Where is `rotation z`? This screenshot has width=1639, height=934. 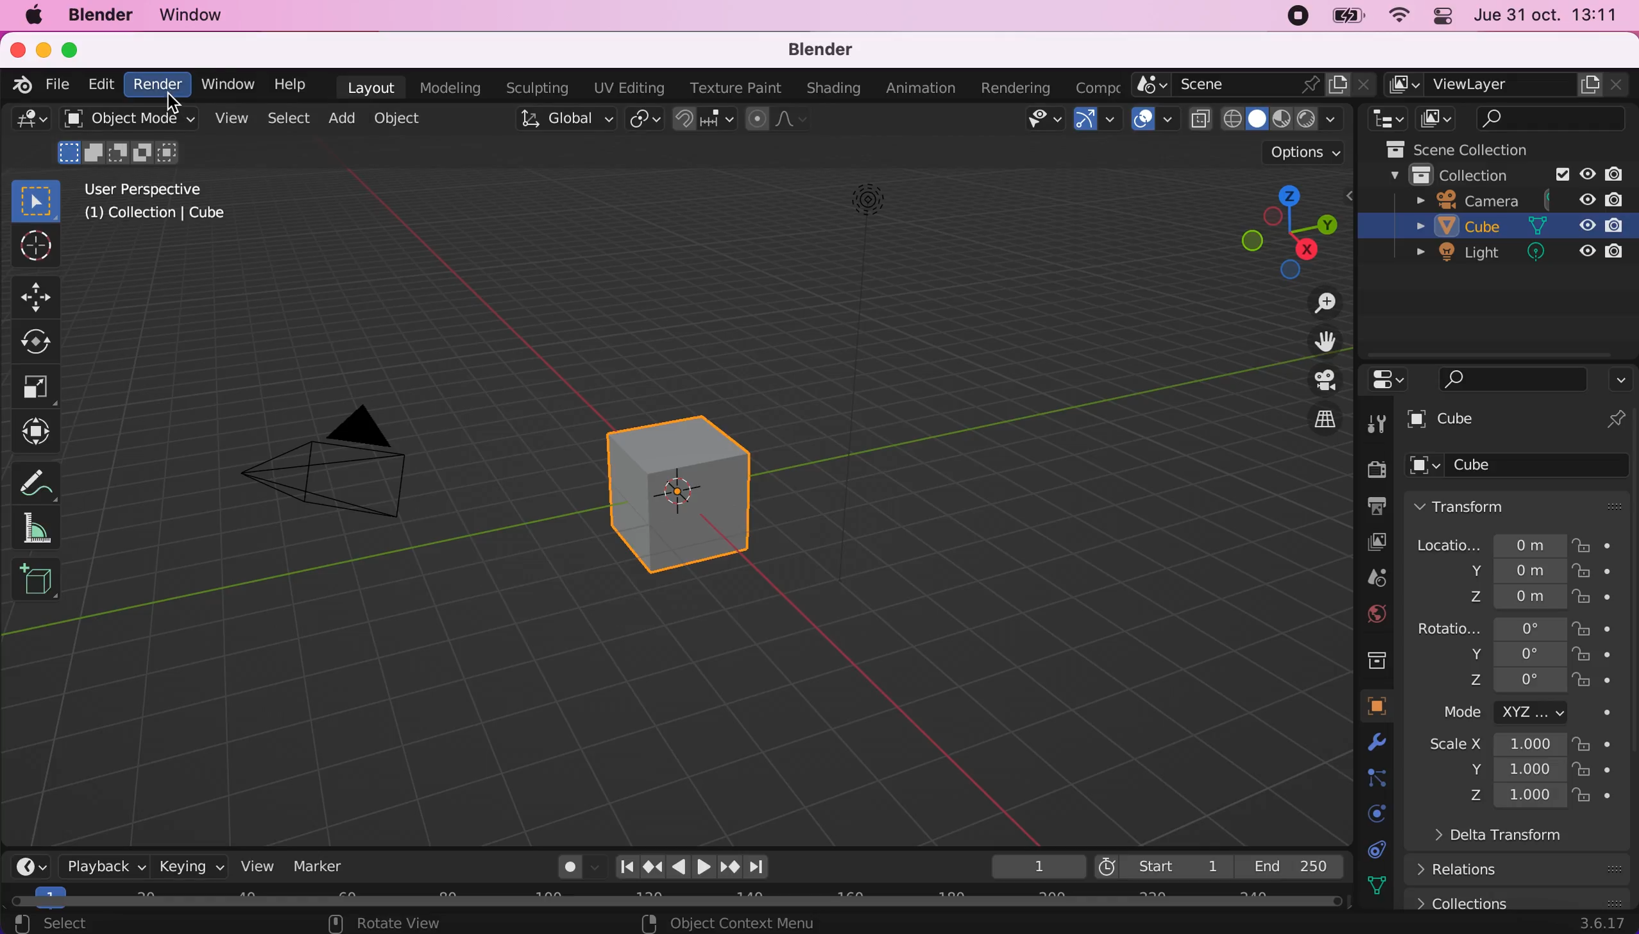 rotation z is located at coordinates (1484, 685).